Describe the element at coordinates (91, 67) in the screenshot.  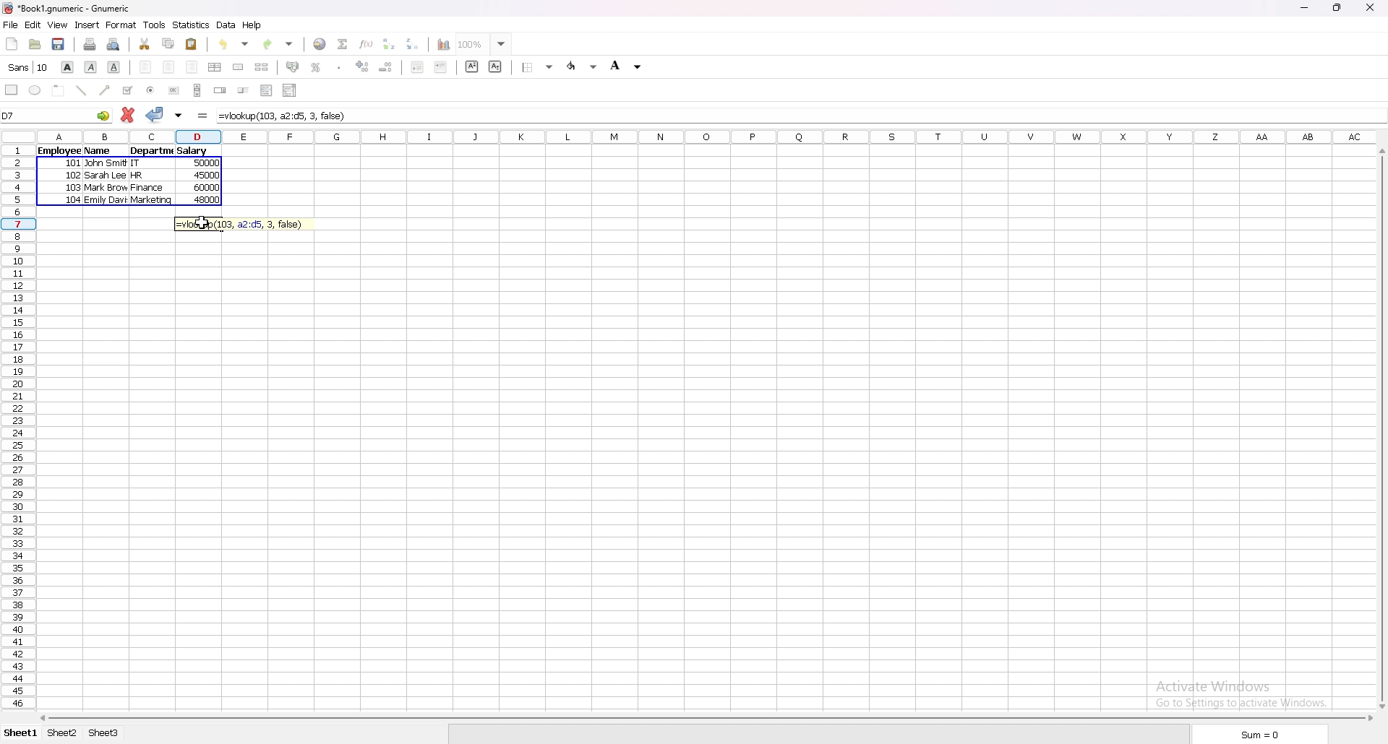
I see `italic` at that location.